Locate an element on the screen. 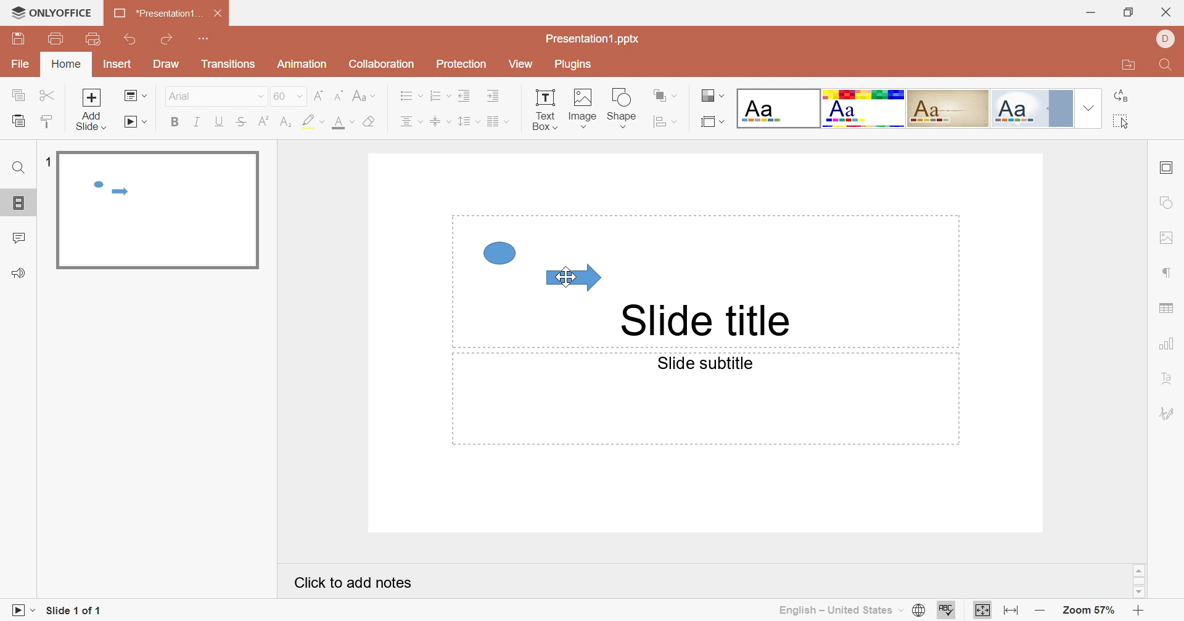 The image size is (1184, 621). Classic is located at coordinates (948, 110).